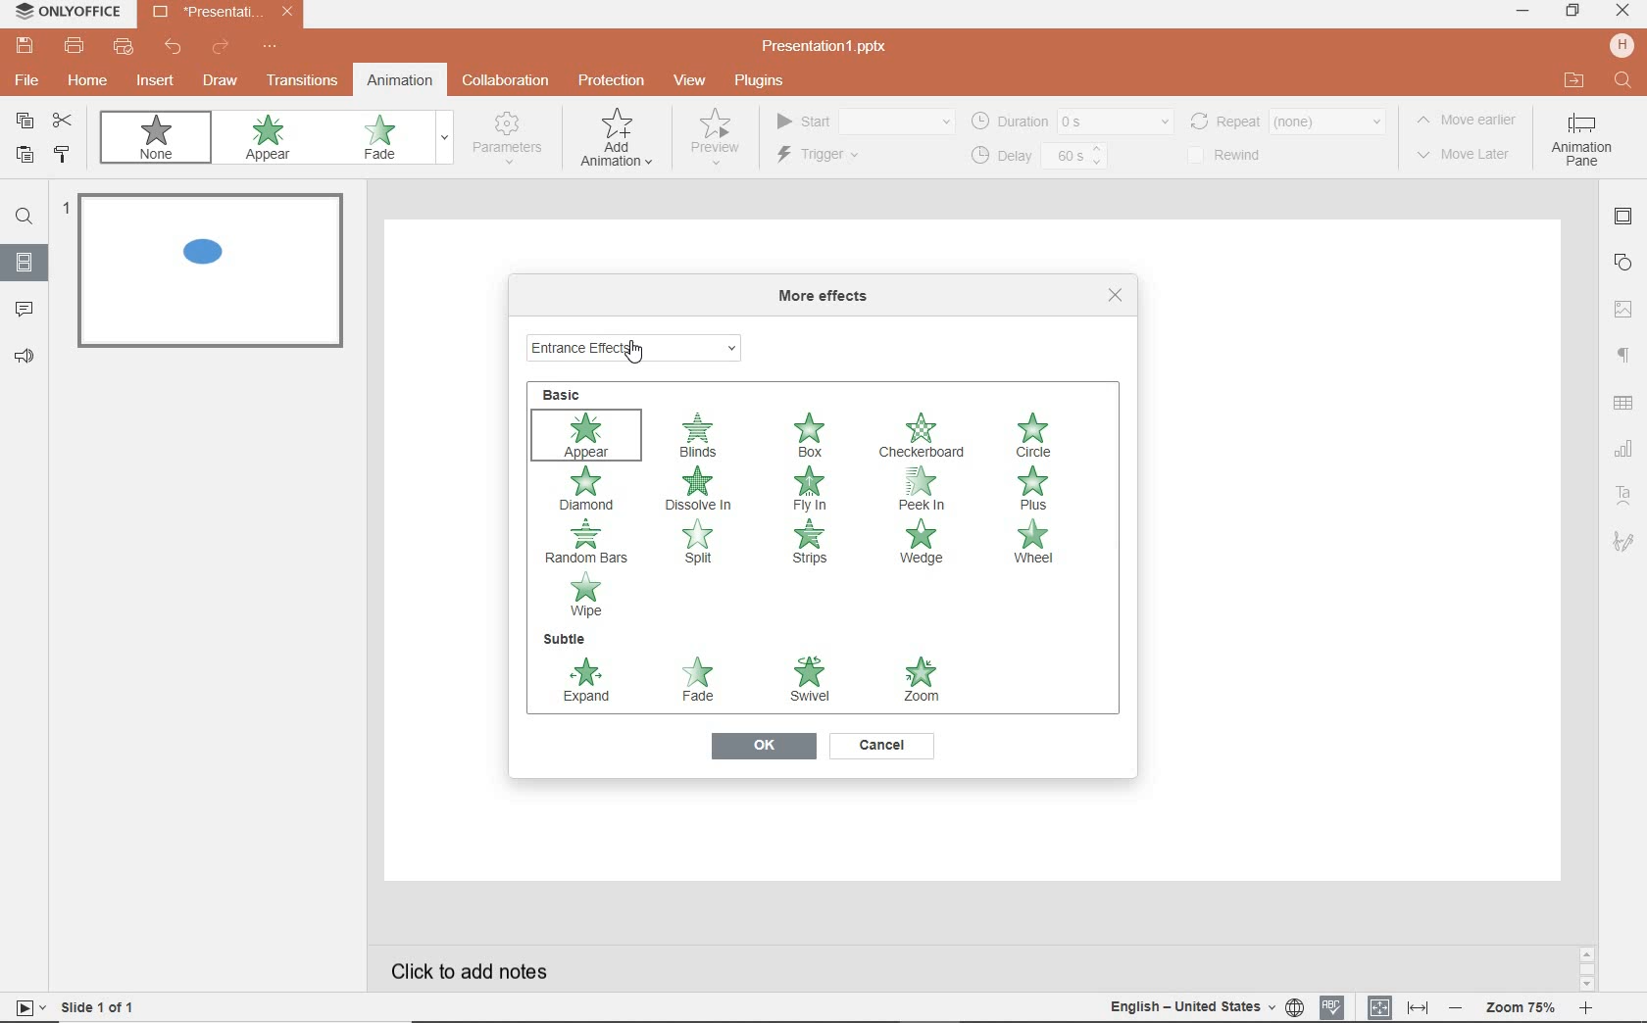 The width and height of the screenshot is (1647, 1023). I want to click on PEEK IN, so click(929, 488).